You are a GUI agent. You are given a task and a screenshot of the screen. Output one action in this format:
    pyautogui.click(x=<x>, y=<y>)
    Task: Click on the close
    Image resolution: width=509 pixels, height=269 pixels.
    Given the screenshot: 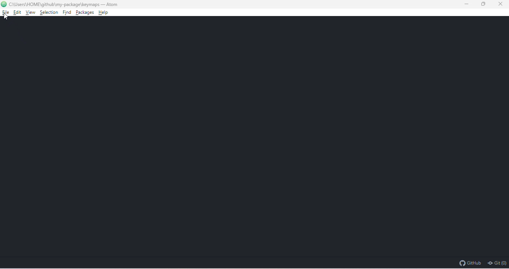 What is the action you would take?
    pyautogui.click(x=502, y=4)
    